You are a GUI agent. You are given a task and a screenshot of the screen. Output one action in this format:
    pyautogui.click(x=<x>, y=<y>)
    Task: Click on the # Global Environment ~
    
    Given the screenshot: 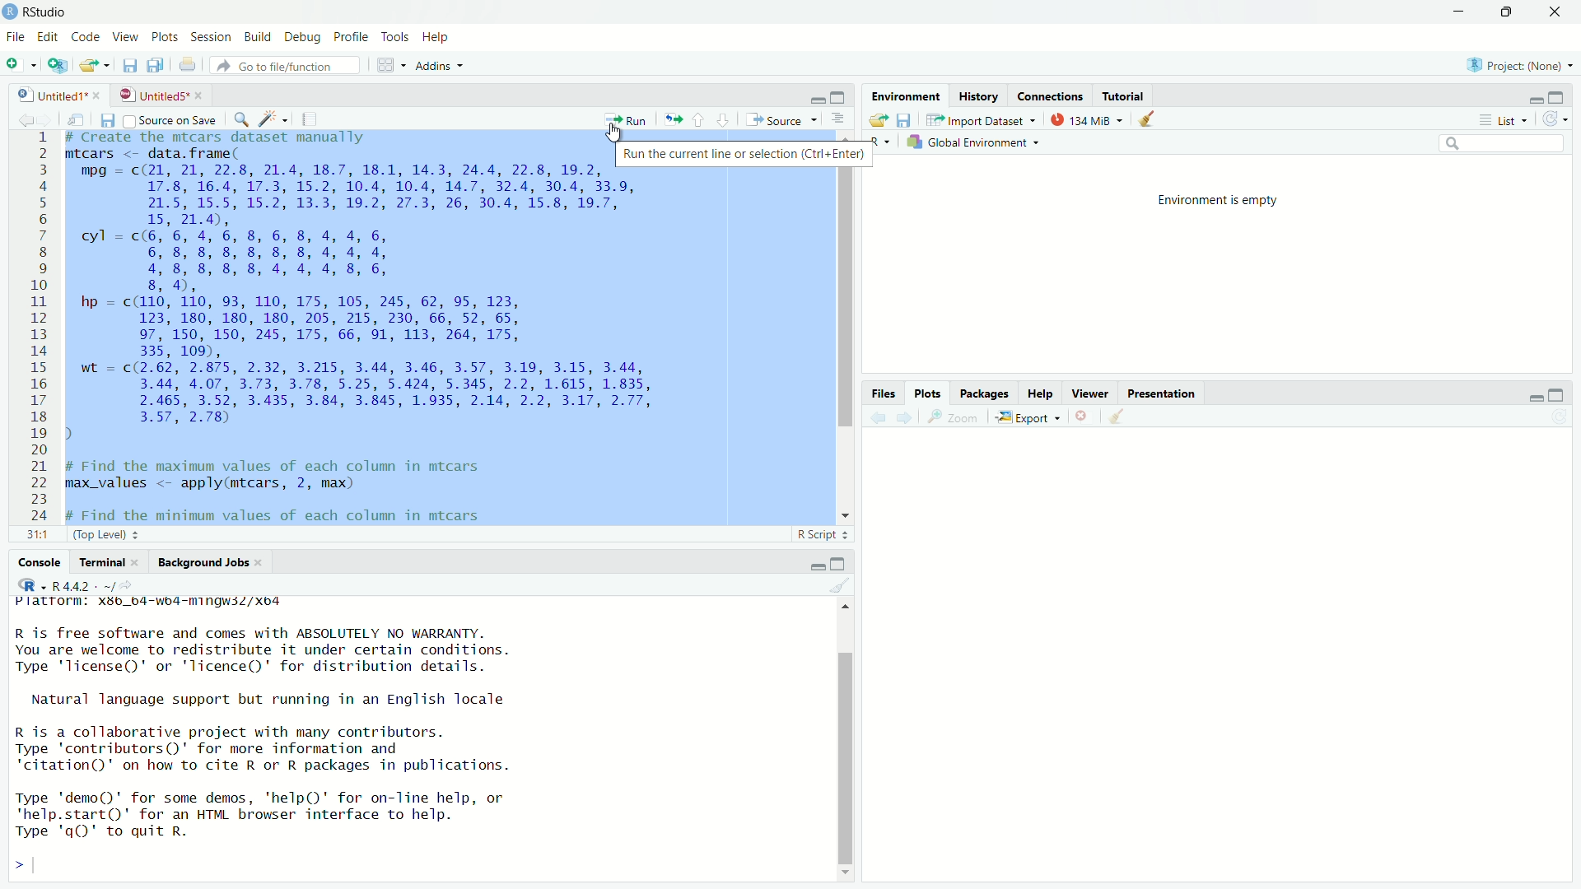 What is the action you would take?
    pyautogui.click(x=977, y=144)
    